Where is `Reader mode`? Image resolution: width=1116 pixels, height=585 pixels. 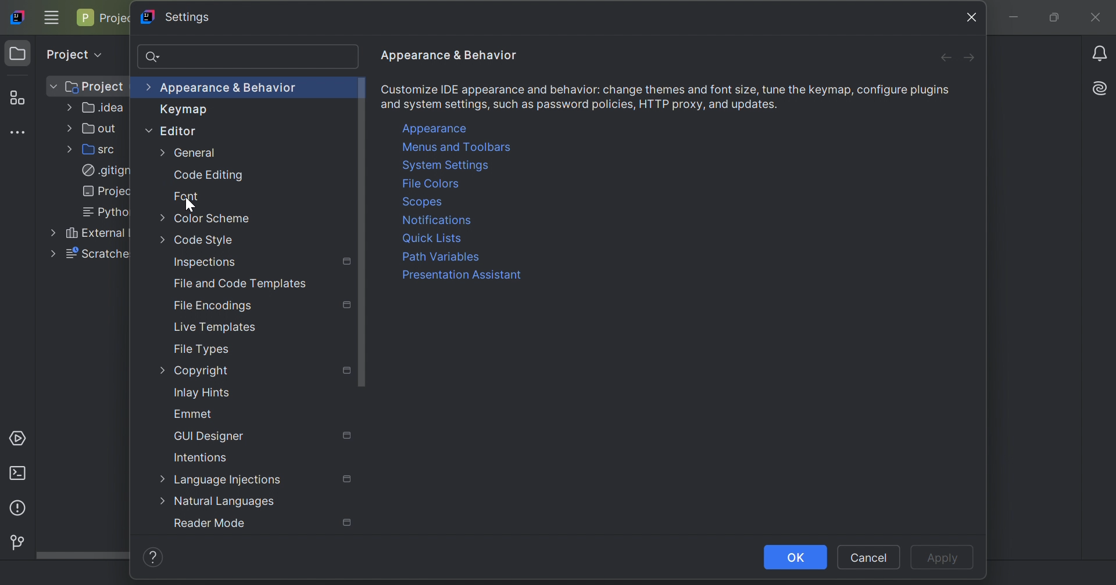 Reader mode is located at coordinates (209, 523).